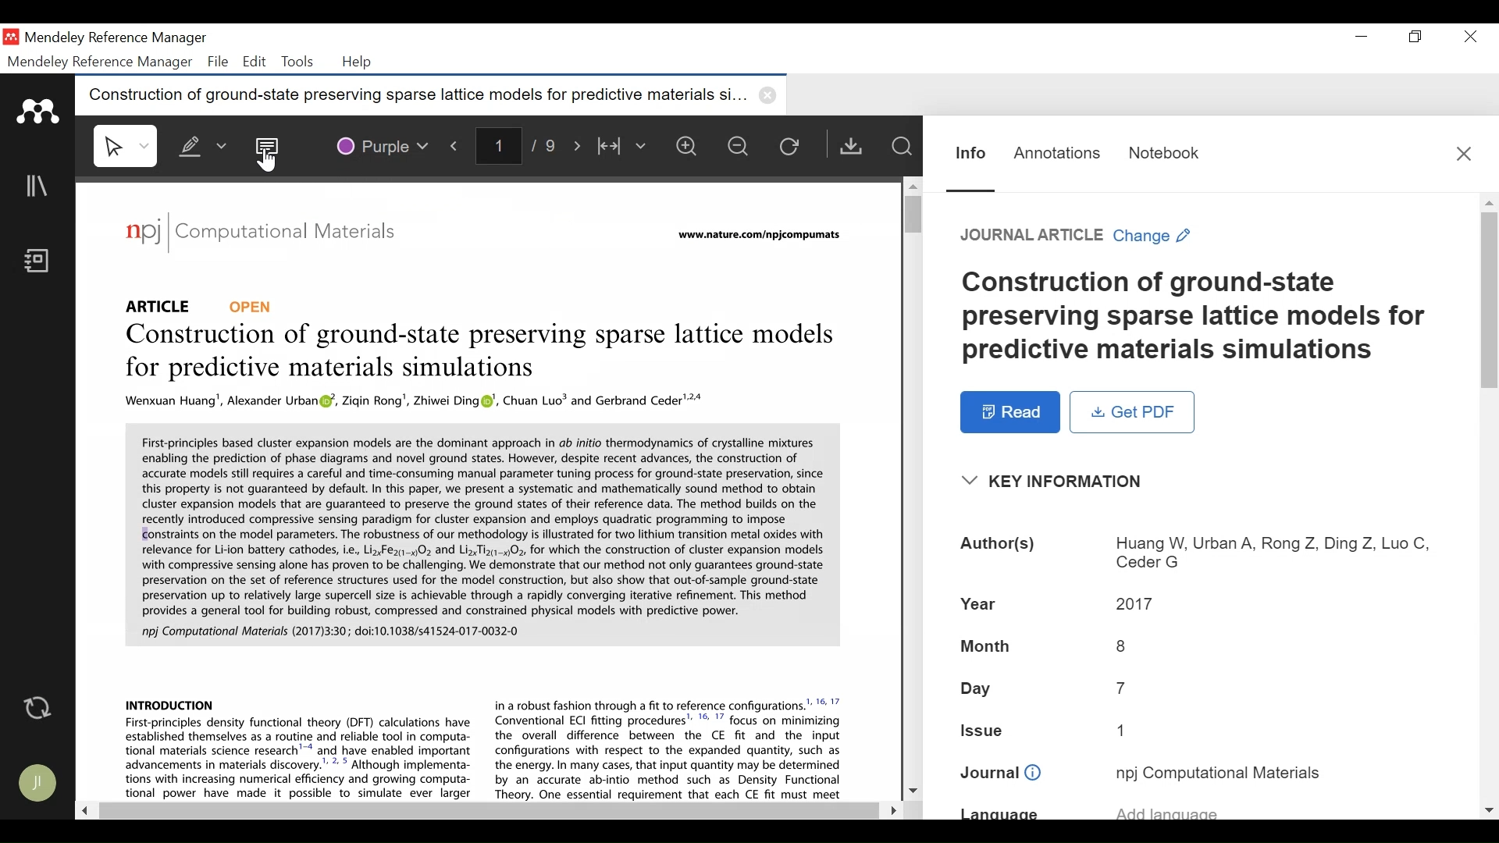 The width and height of the screenshot is (1499, 843). Describe the element at coordinates (359, 63) in the screenshot. I see `Help` at that location.